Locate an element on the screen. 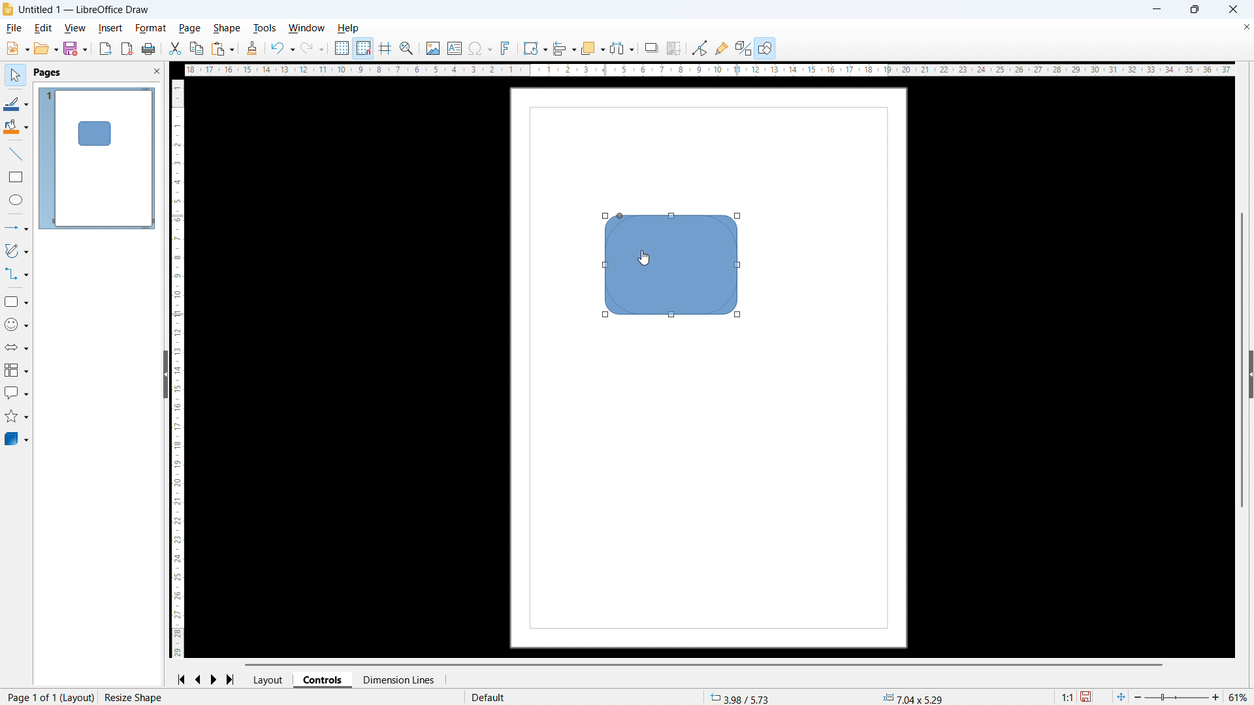  maximise  is located at coordinates (1194, 10).